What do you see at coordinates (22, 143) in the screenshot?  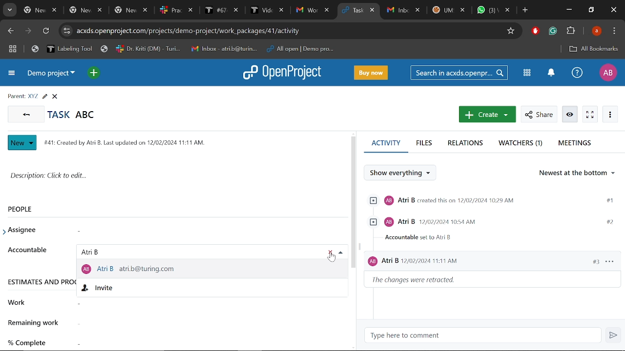 I see `New` at bounding box center [22, 143].